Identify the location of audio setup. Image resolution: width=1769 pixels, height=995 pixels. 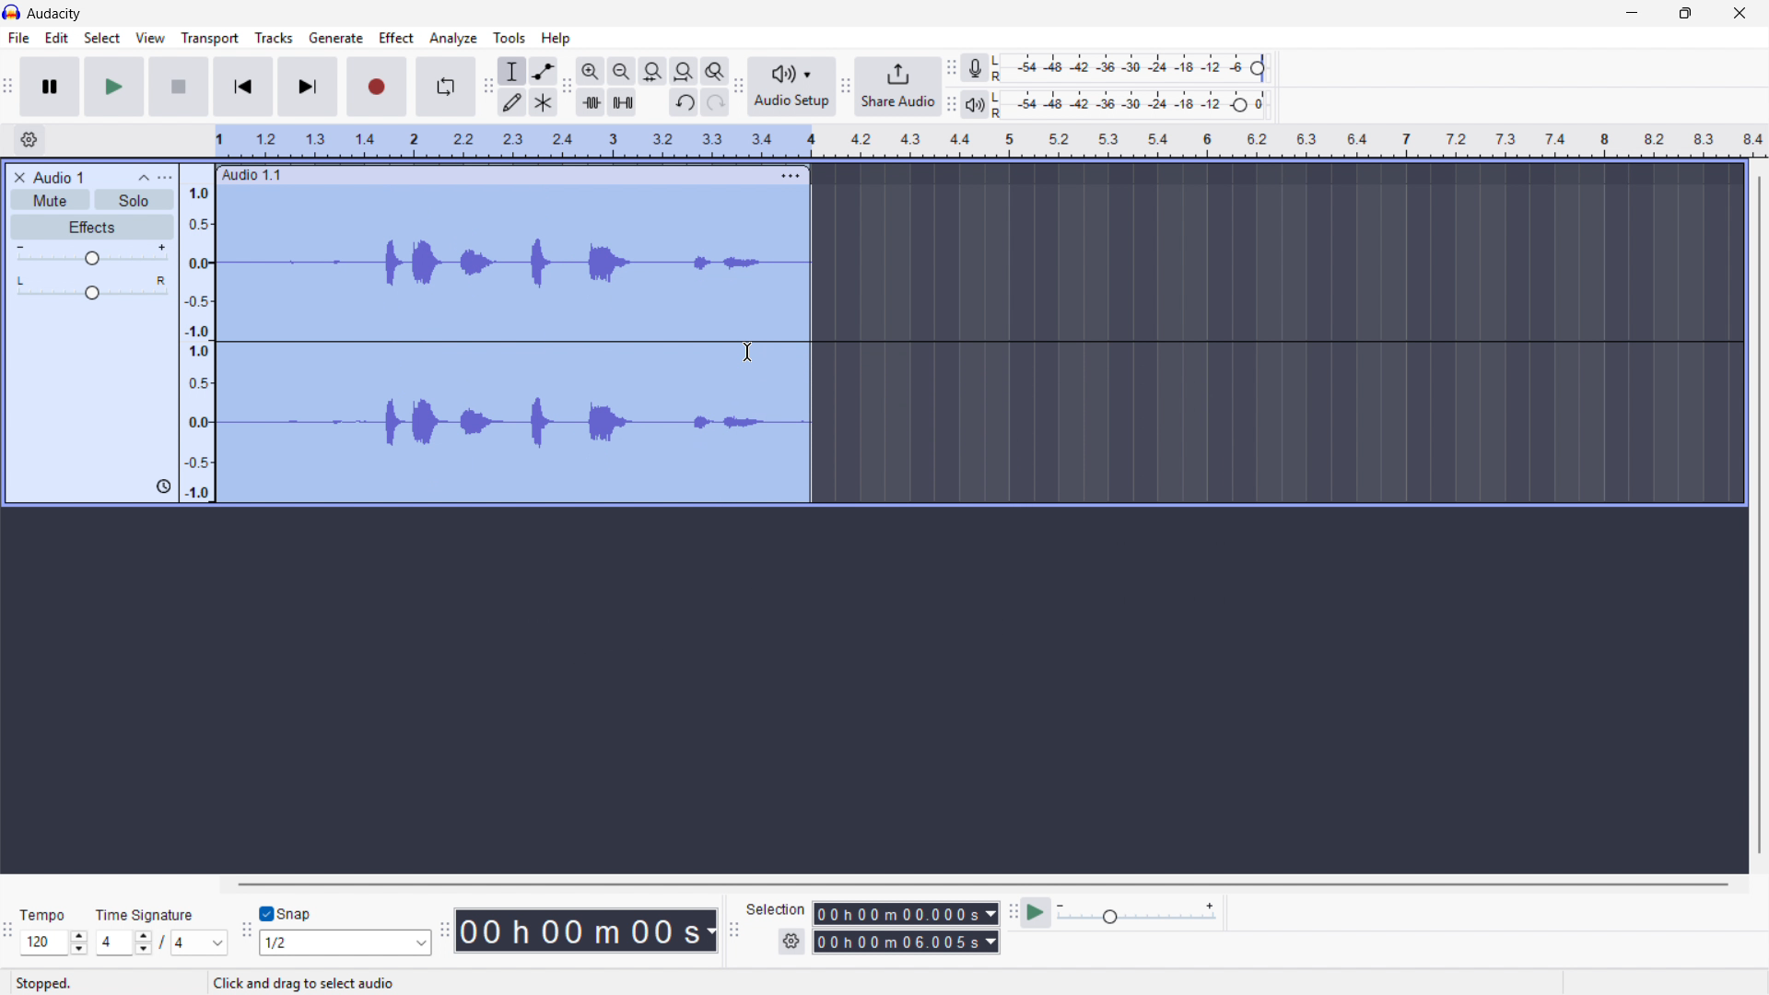
(792, 86).